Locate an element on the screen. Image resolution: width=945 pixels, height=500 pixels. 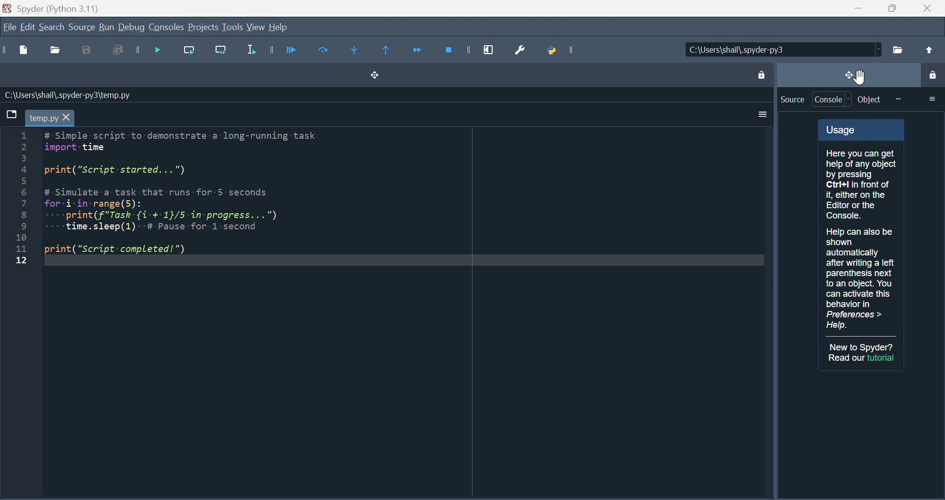
Save as is located at coordinates (88, 52).